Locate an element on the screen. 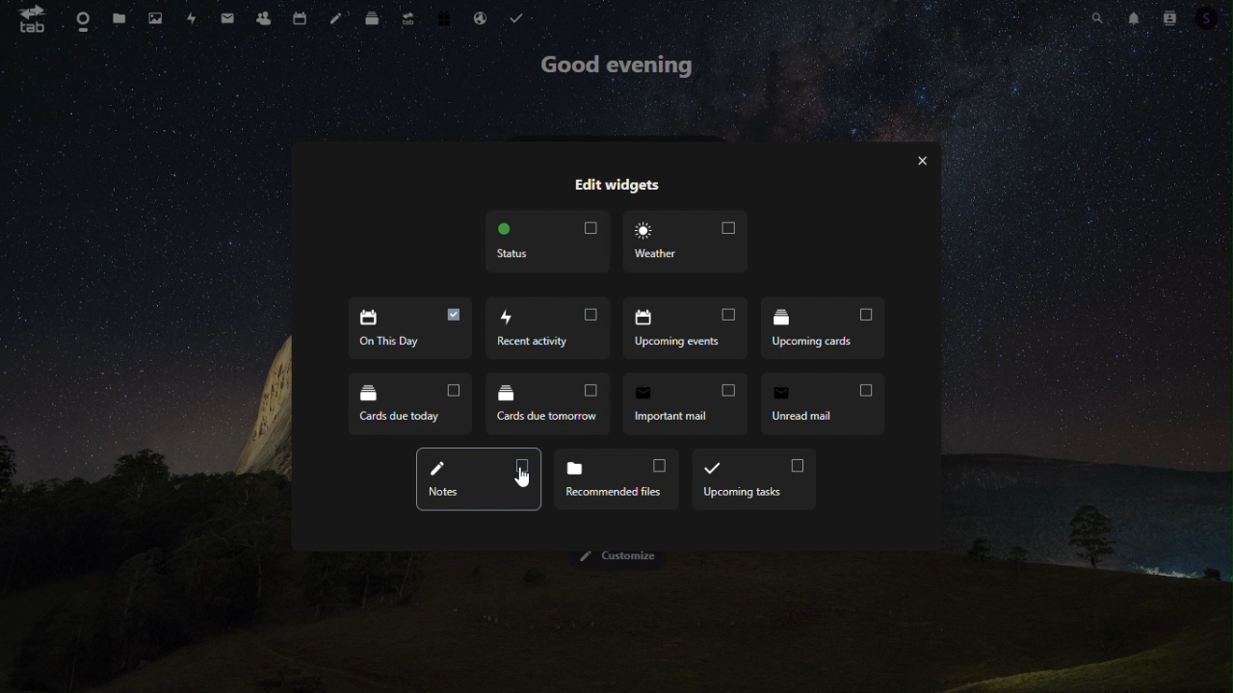  Photos is located at coordinates (158, 16).